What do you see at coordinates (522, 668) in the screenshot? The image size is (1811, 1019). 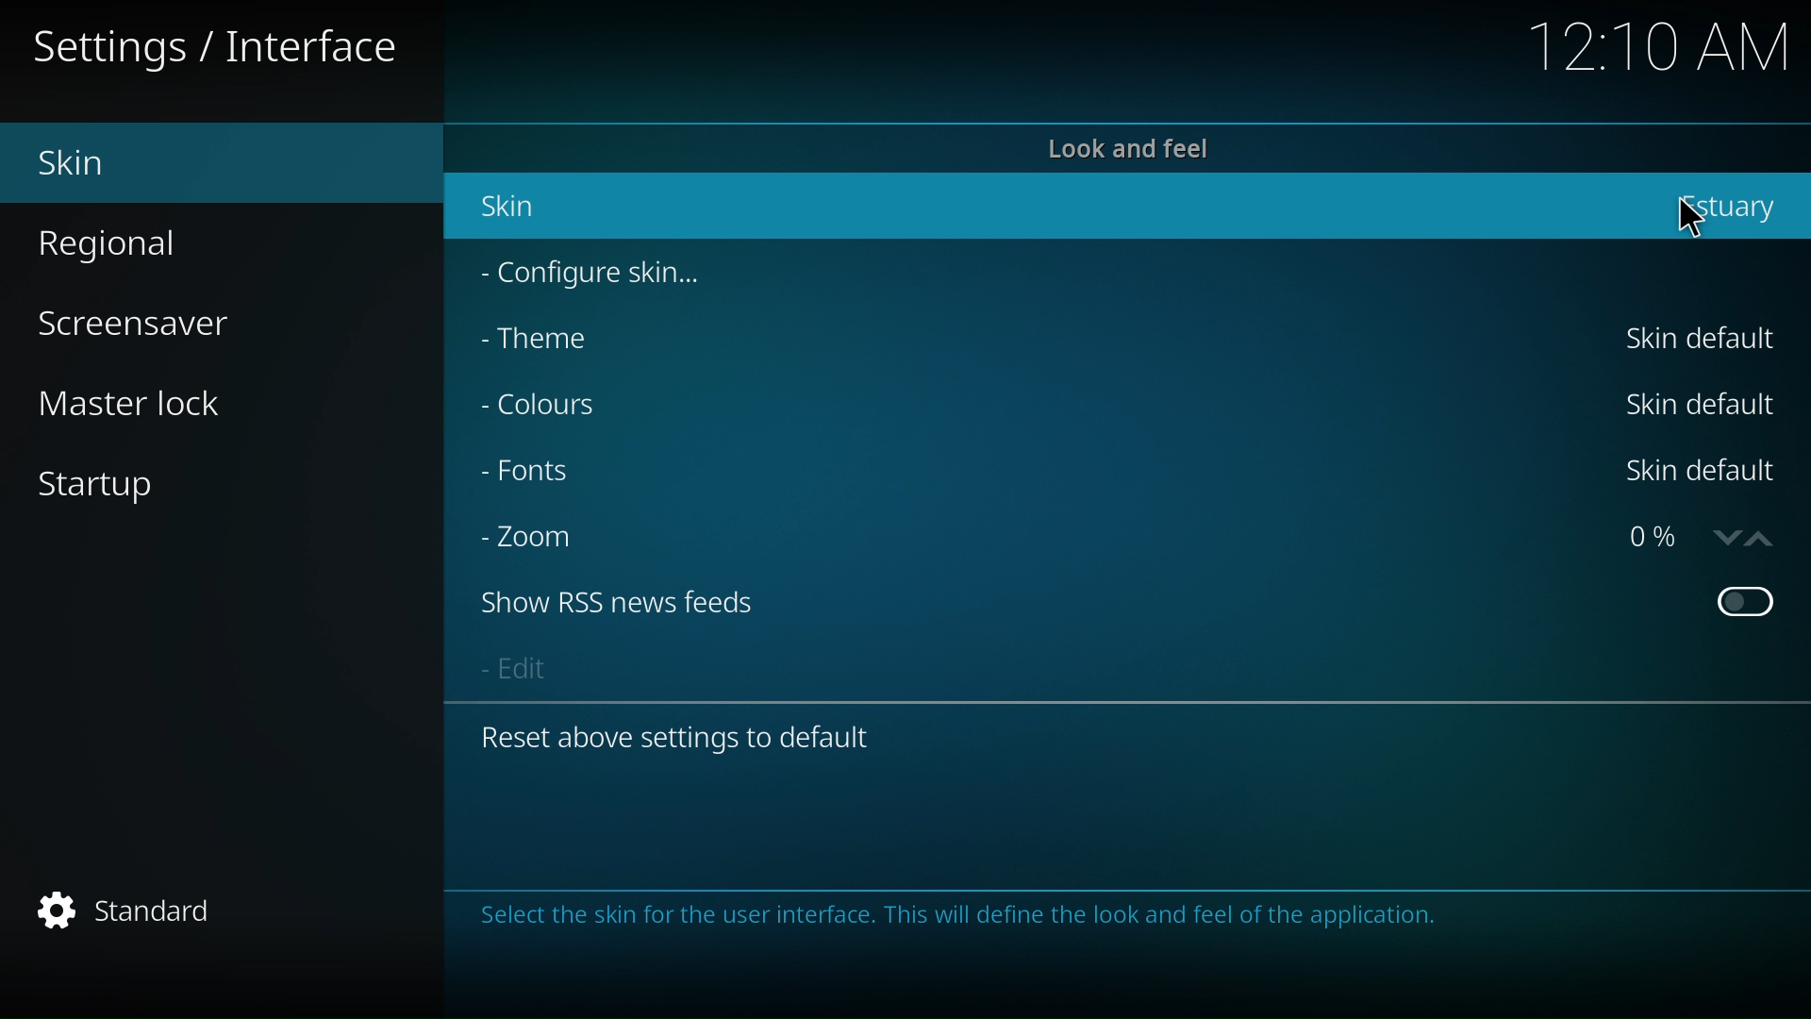 I see `edit` at bounding box center [522, 668].